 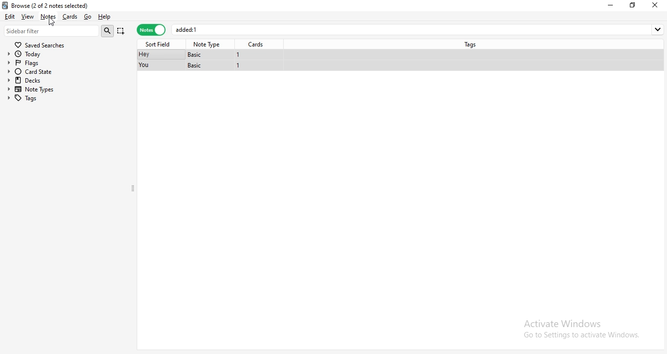 I want to click on edit, so click(x=9, y=16).